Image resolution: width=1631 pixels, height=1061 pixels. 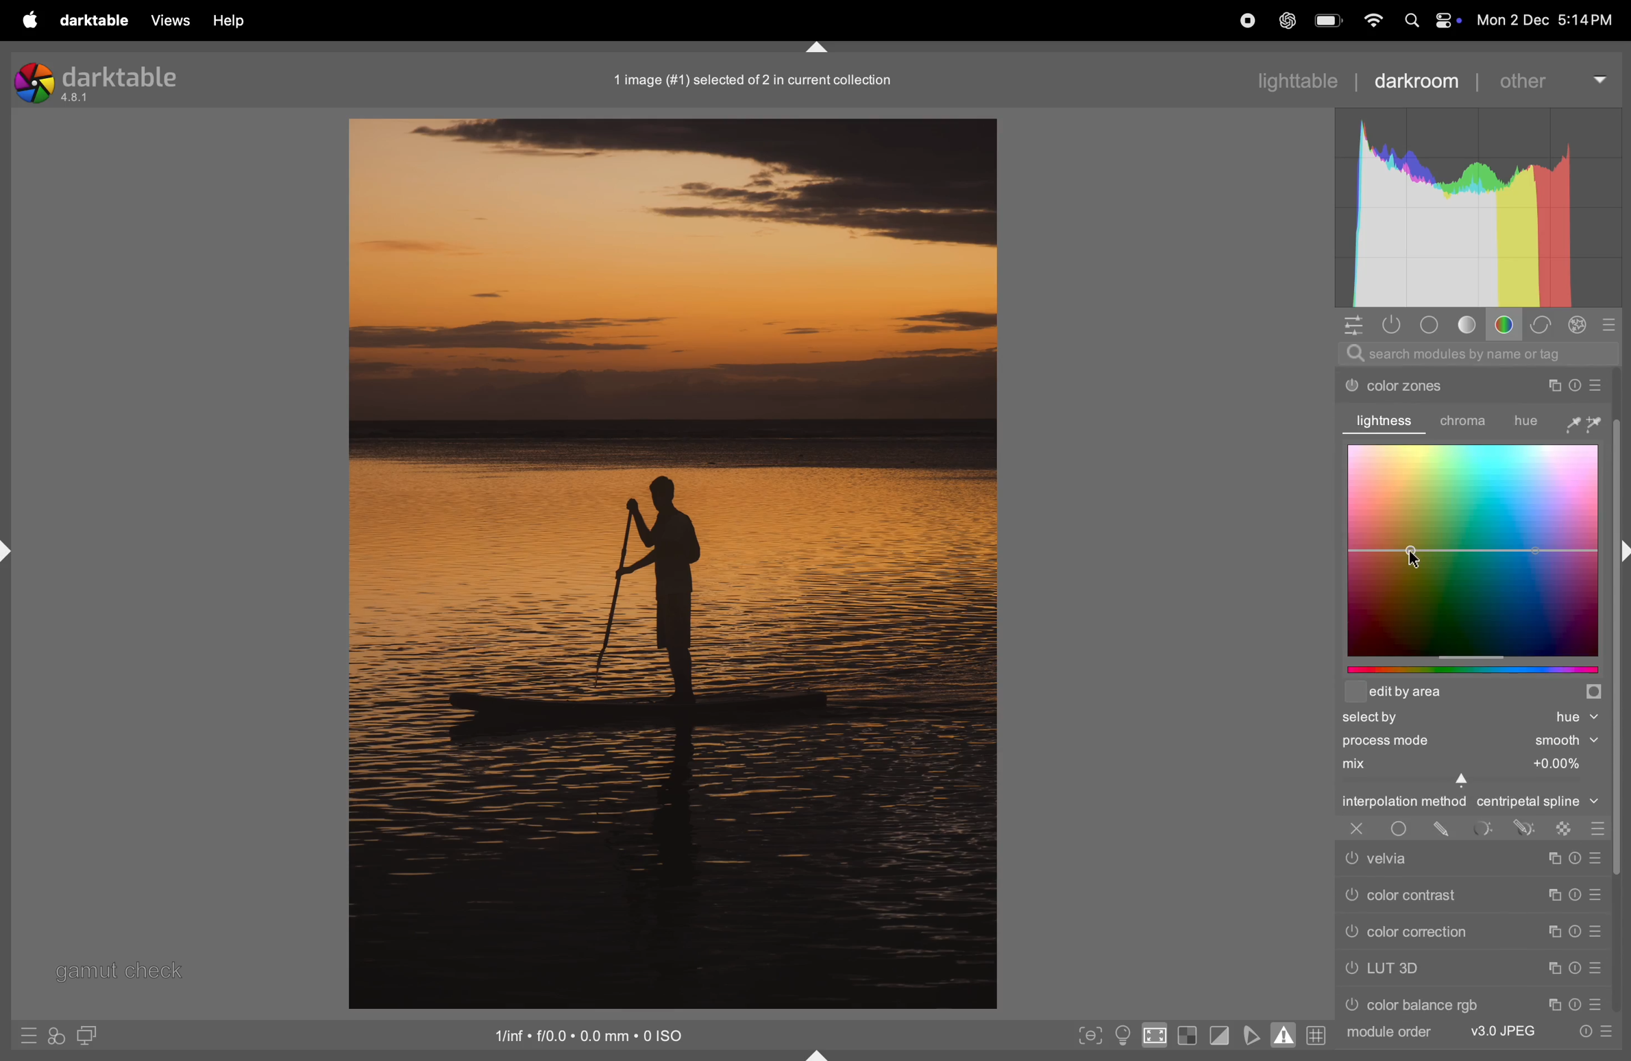 I want to click on interpolation central spline, so click(x=1469, y=803).